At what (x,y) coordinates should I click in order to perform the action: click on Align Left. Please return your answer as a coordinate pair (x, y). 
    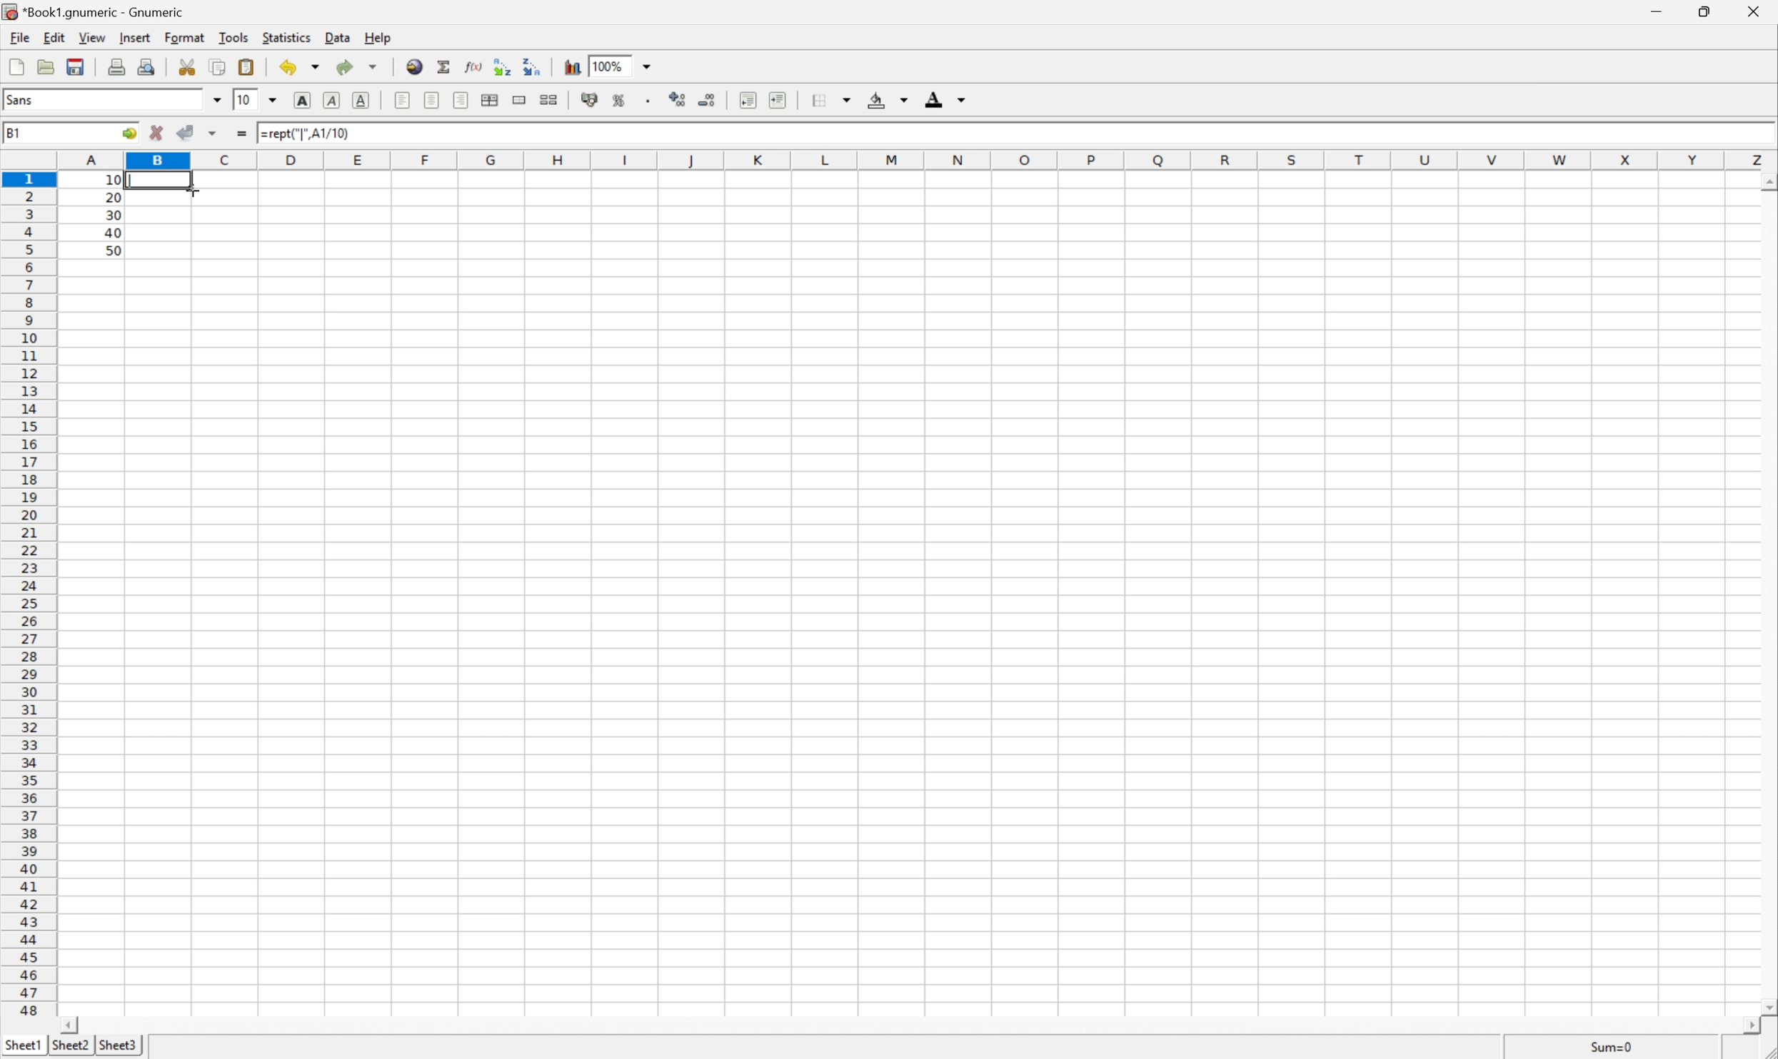
    Looking at the image, I should click on (401, 99).